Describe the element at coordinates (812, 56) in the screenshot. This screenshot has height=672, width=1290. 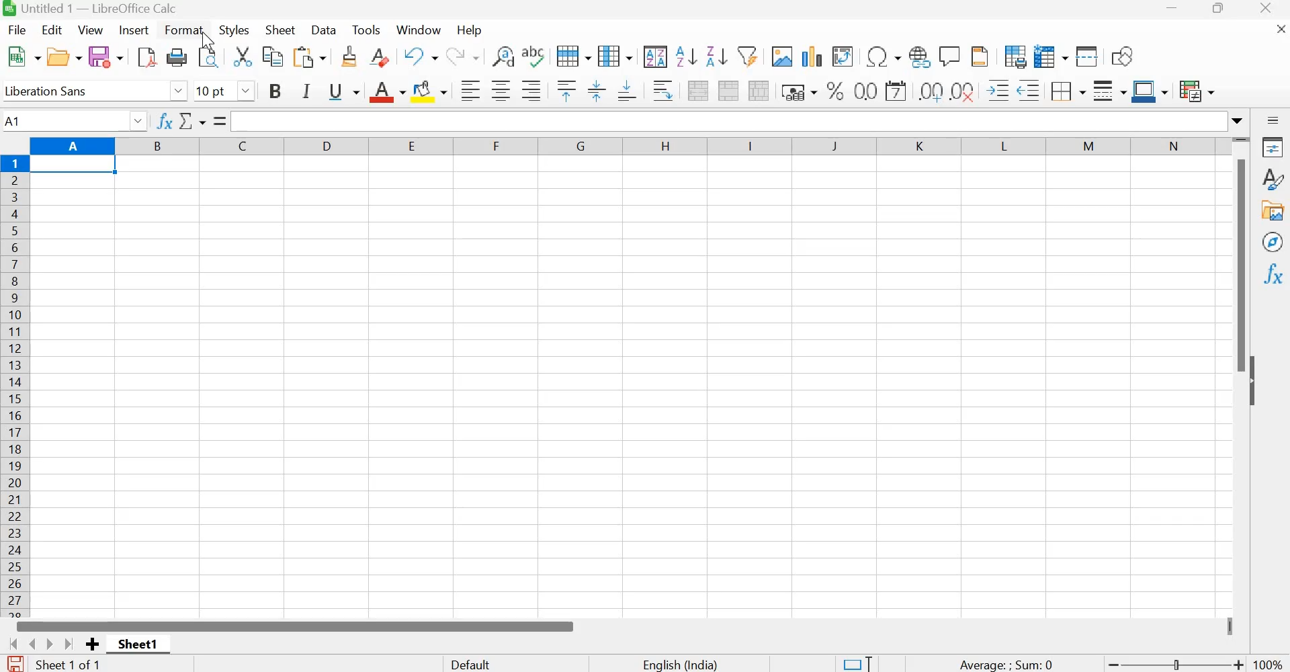
I see `Insert chart` at that location.